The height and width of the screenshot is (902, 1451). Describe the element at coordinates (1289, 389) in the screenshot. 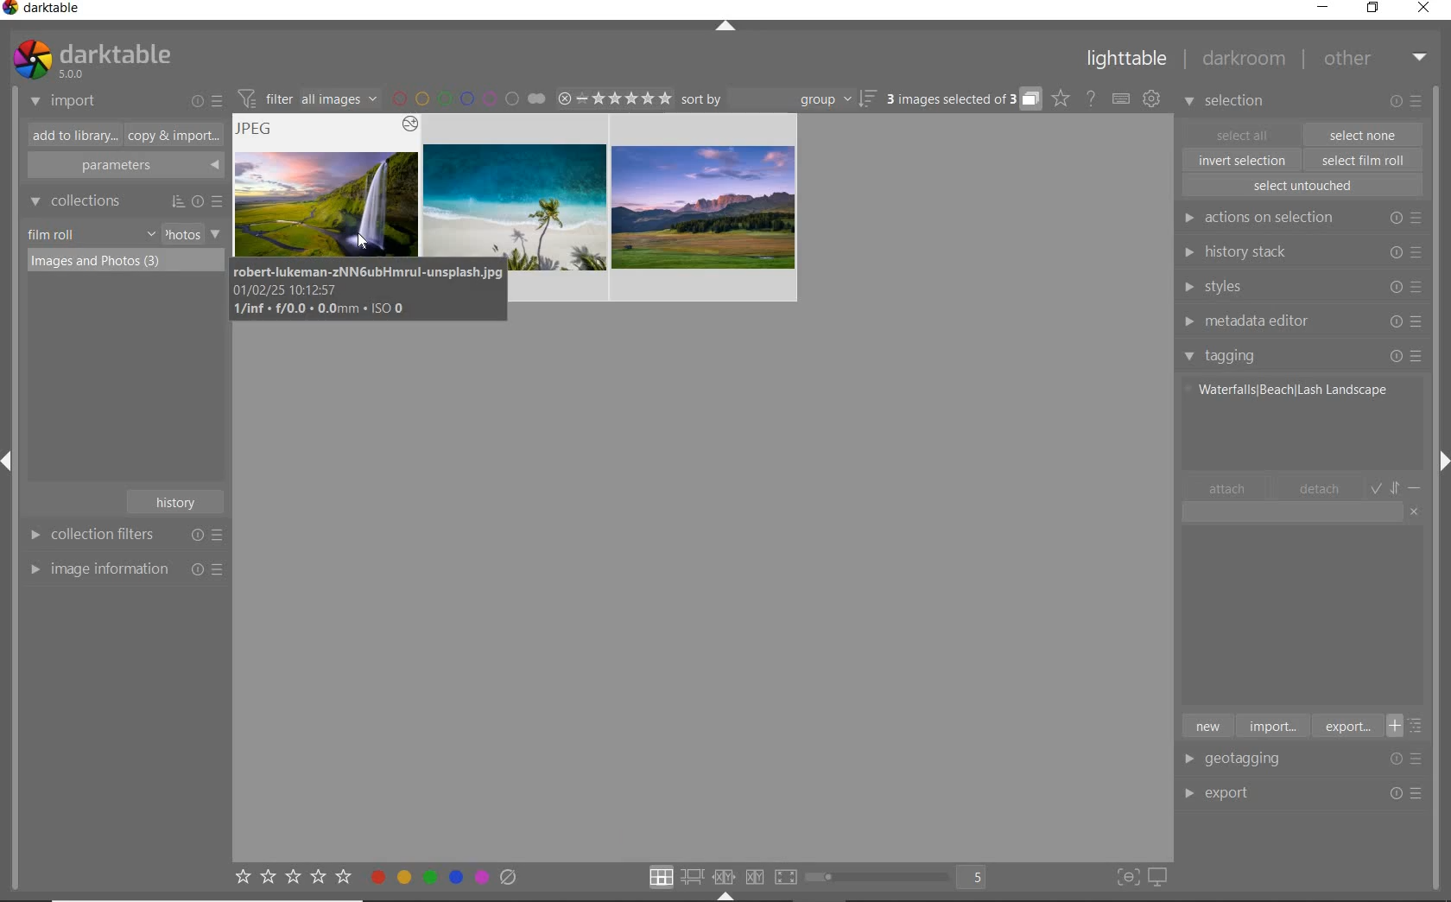

I see `Waterfalls/Beach/Lash Landscape` at that location.